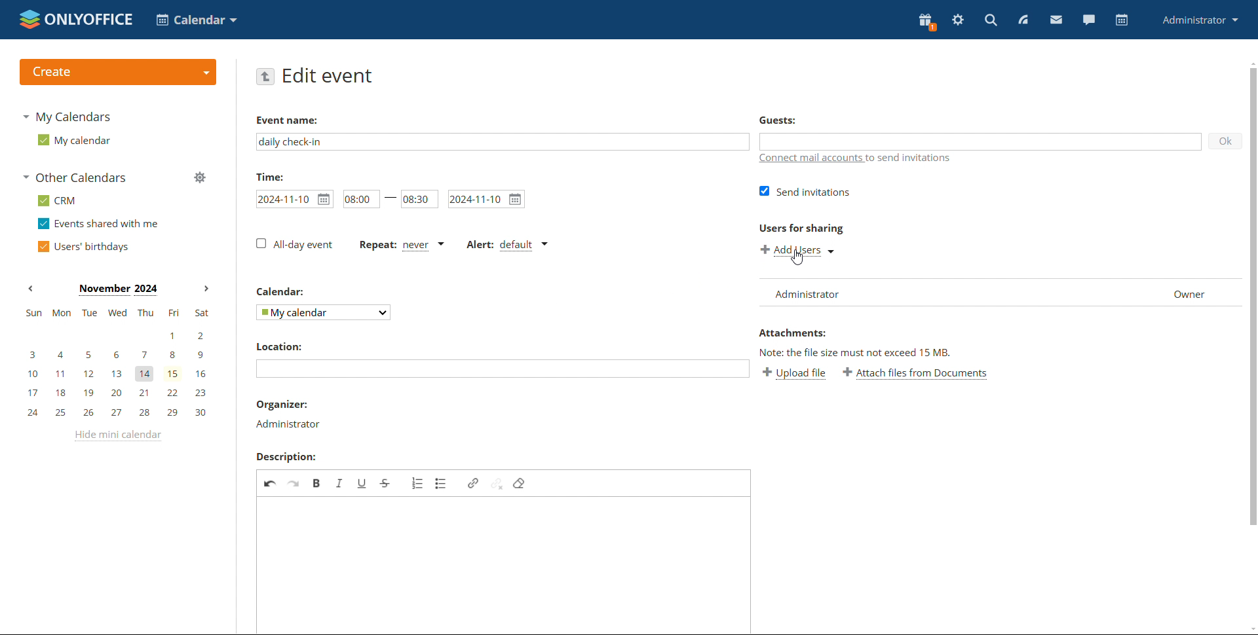 This screenshot has height=635, width=1258. Describe the element at coordinates (117, 72) in the screenshot. I see `create` at that location.